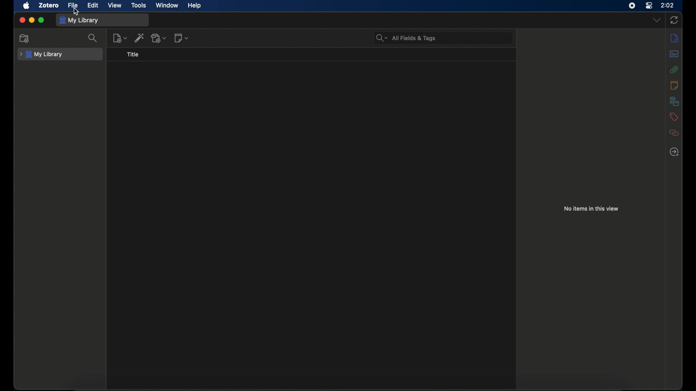 The image size is (696, 391). What do you see at coordinates (674, 133) in the screenshot?
I see `related` at bounding box center [674, 133].